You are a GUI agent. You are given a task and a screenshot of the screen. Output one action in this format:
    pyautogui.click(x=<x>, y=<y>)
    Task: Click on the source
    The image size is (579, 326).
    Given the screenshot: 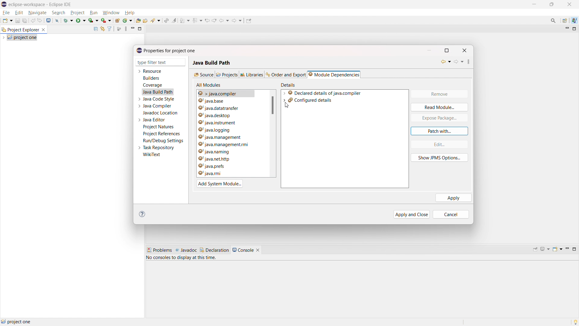 What is the action you would take?
    pyautogui.click(x=203, y=74)
    